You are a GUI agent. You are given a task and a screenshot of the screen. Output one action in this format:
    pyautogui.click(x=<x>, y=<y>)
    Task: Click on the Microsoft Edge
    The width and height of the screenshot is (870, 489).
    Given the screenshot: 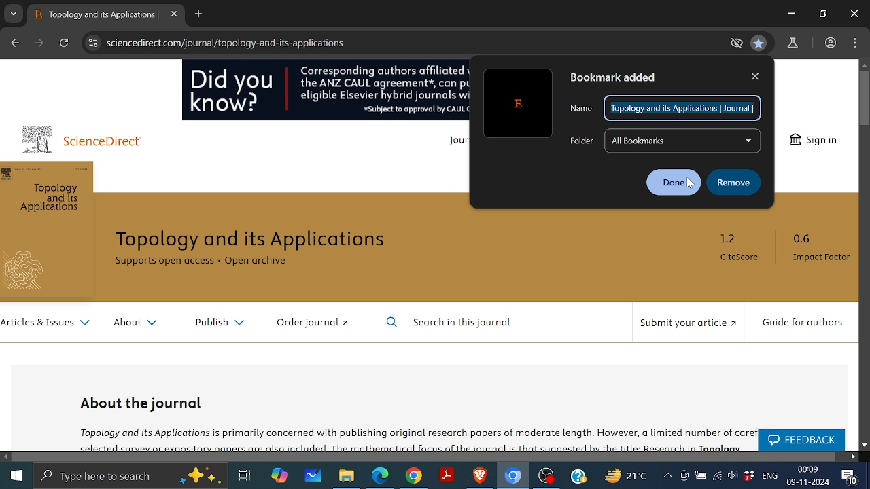 What is the action you would take?
    pyautogui.click(x=381, y=475)
    